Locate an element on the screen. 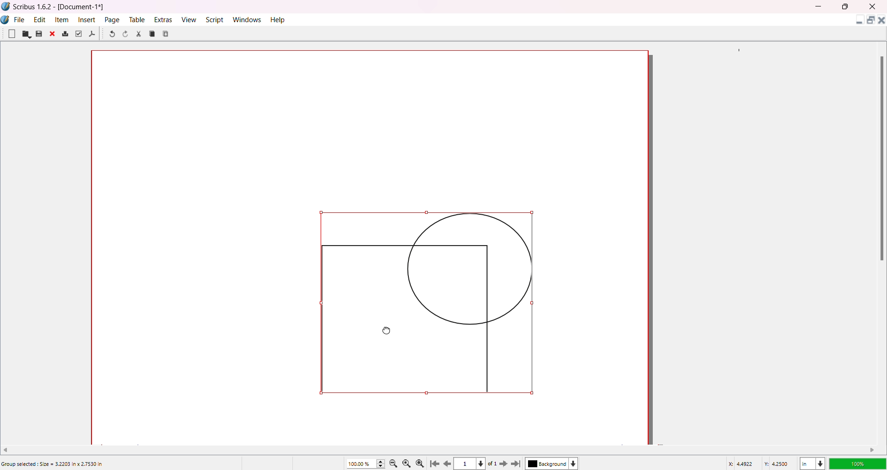 The width and height of the screenshot is (887, 470). Script is located at coordinates (216, 19).